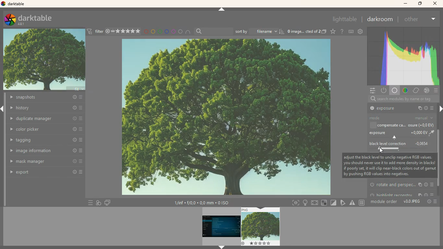 This screenshot has height=249, width=443. What do you see at coordinates (333, 32) in the screenshot?
I see `` at bounding box center [333, 32].